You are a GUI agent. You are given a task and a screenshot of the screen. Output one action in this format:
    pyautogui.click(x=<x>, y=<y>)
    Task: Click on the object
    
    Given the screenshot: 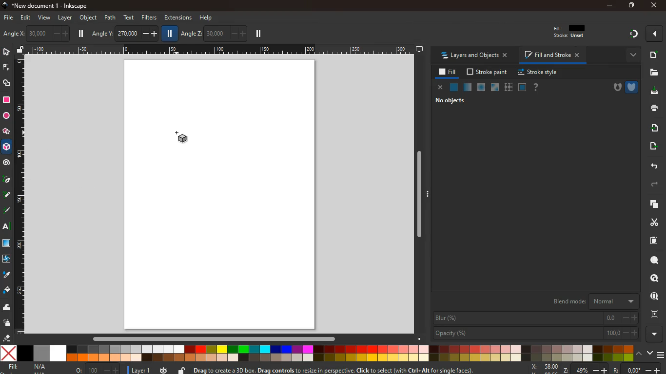 What is the action you would take?
    pyautogui.click(x=88, y=18)
    